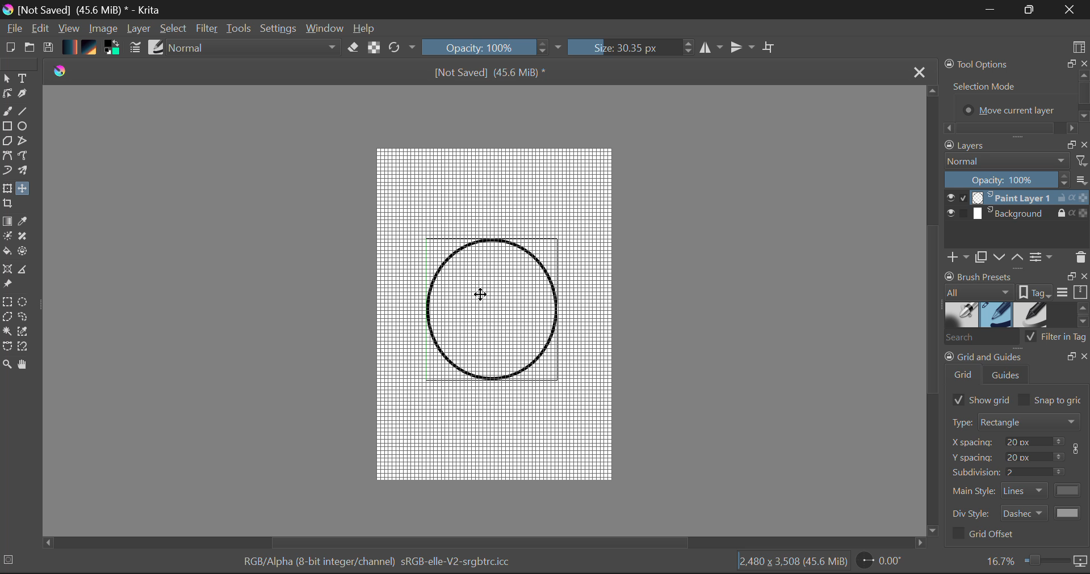 Image resolution: width=1090 pixels, height=574 pixels. Describe the element at coordinates (1053, 400) in the screenshot. I see `Snap to grid` at that location.